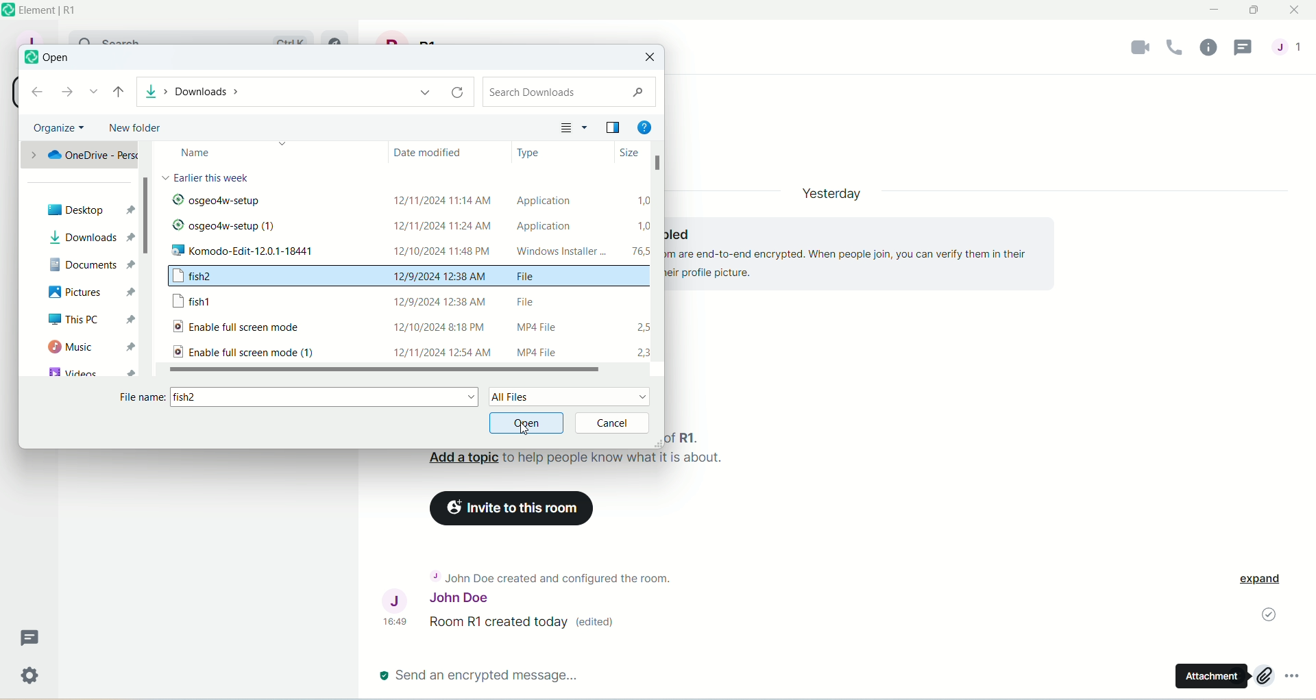  What do you see at coordinates (1208, 48) in the screenshot?
I see `room info` at bounding box center [1208, 48].